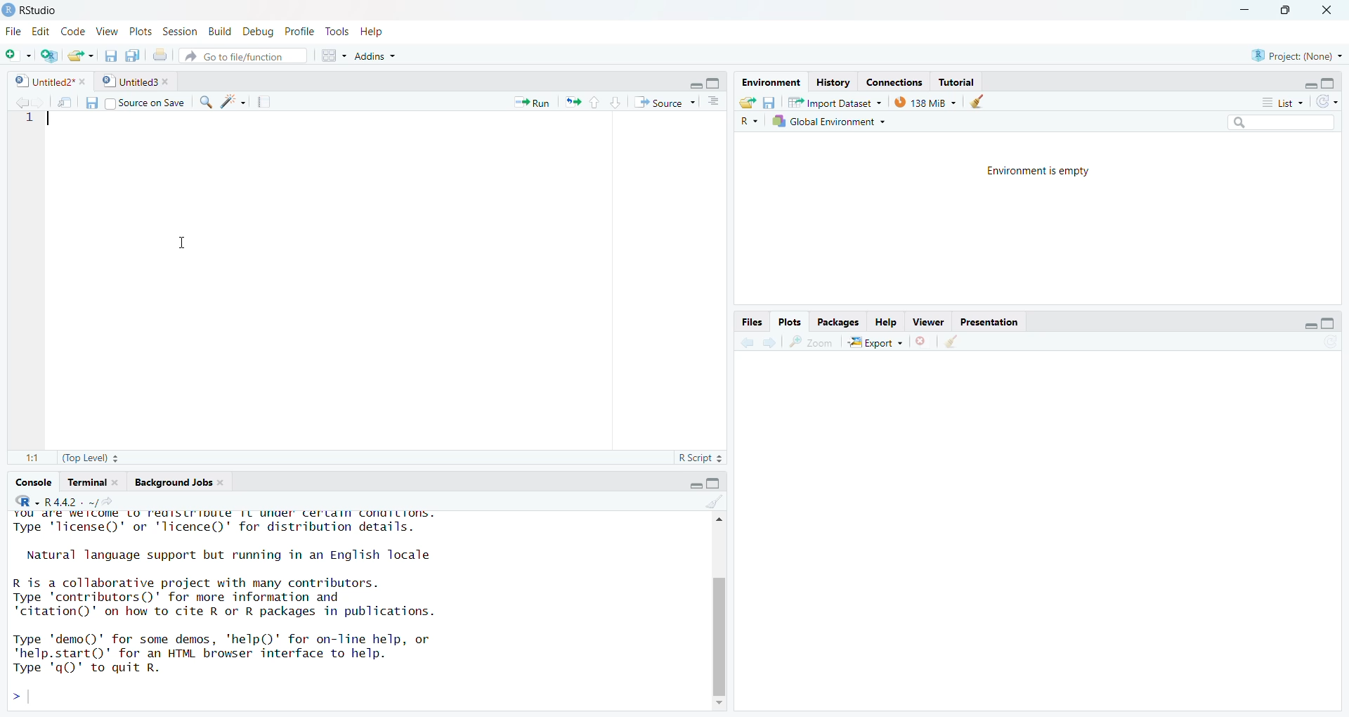 The width and height of the screenshot is (1349, 717). I want to click on Help, so click(383, 32).